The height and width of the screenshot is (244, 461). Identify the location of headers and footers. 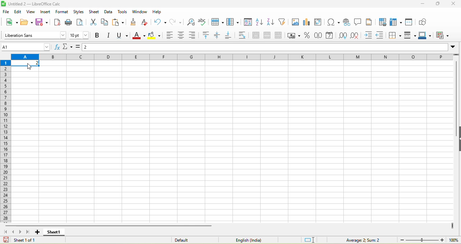
(371, 22).